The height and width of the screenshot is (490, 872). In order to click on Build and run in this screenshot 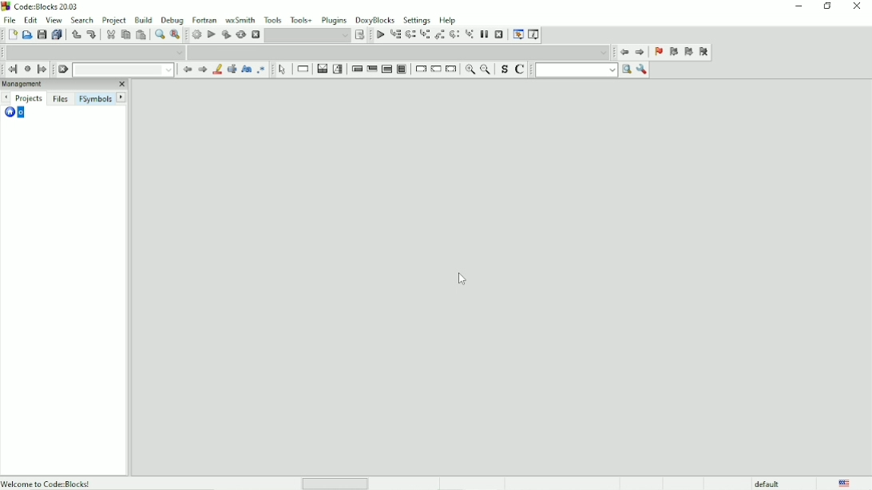, I will do `click(225, 34)`.